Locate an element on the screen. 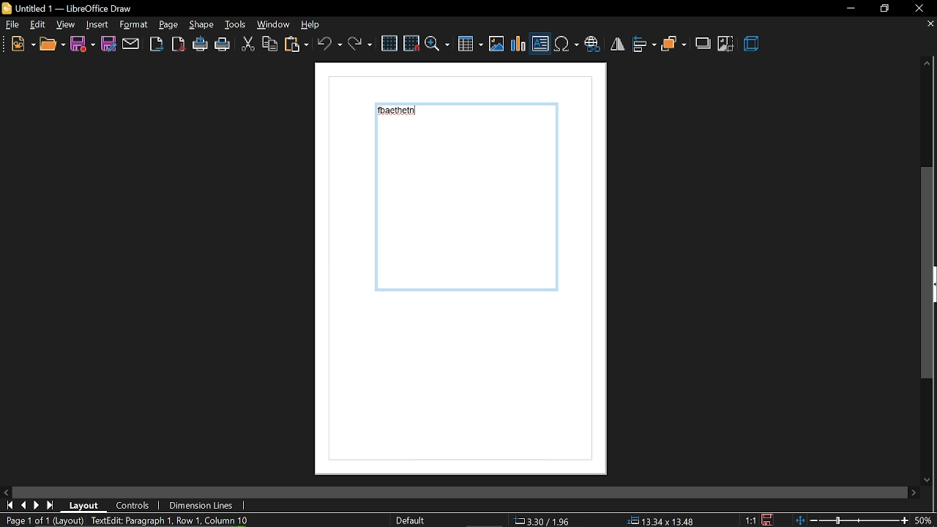  Current page is located at coordinates (470, 204).